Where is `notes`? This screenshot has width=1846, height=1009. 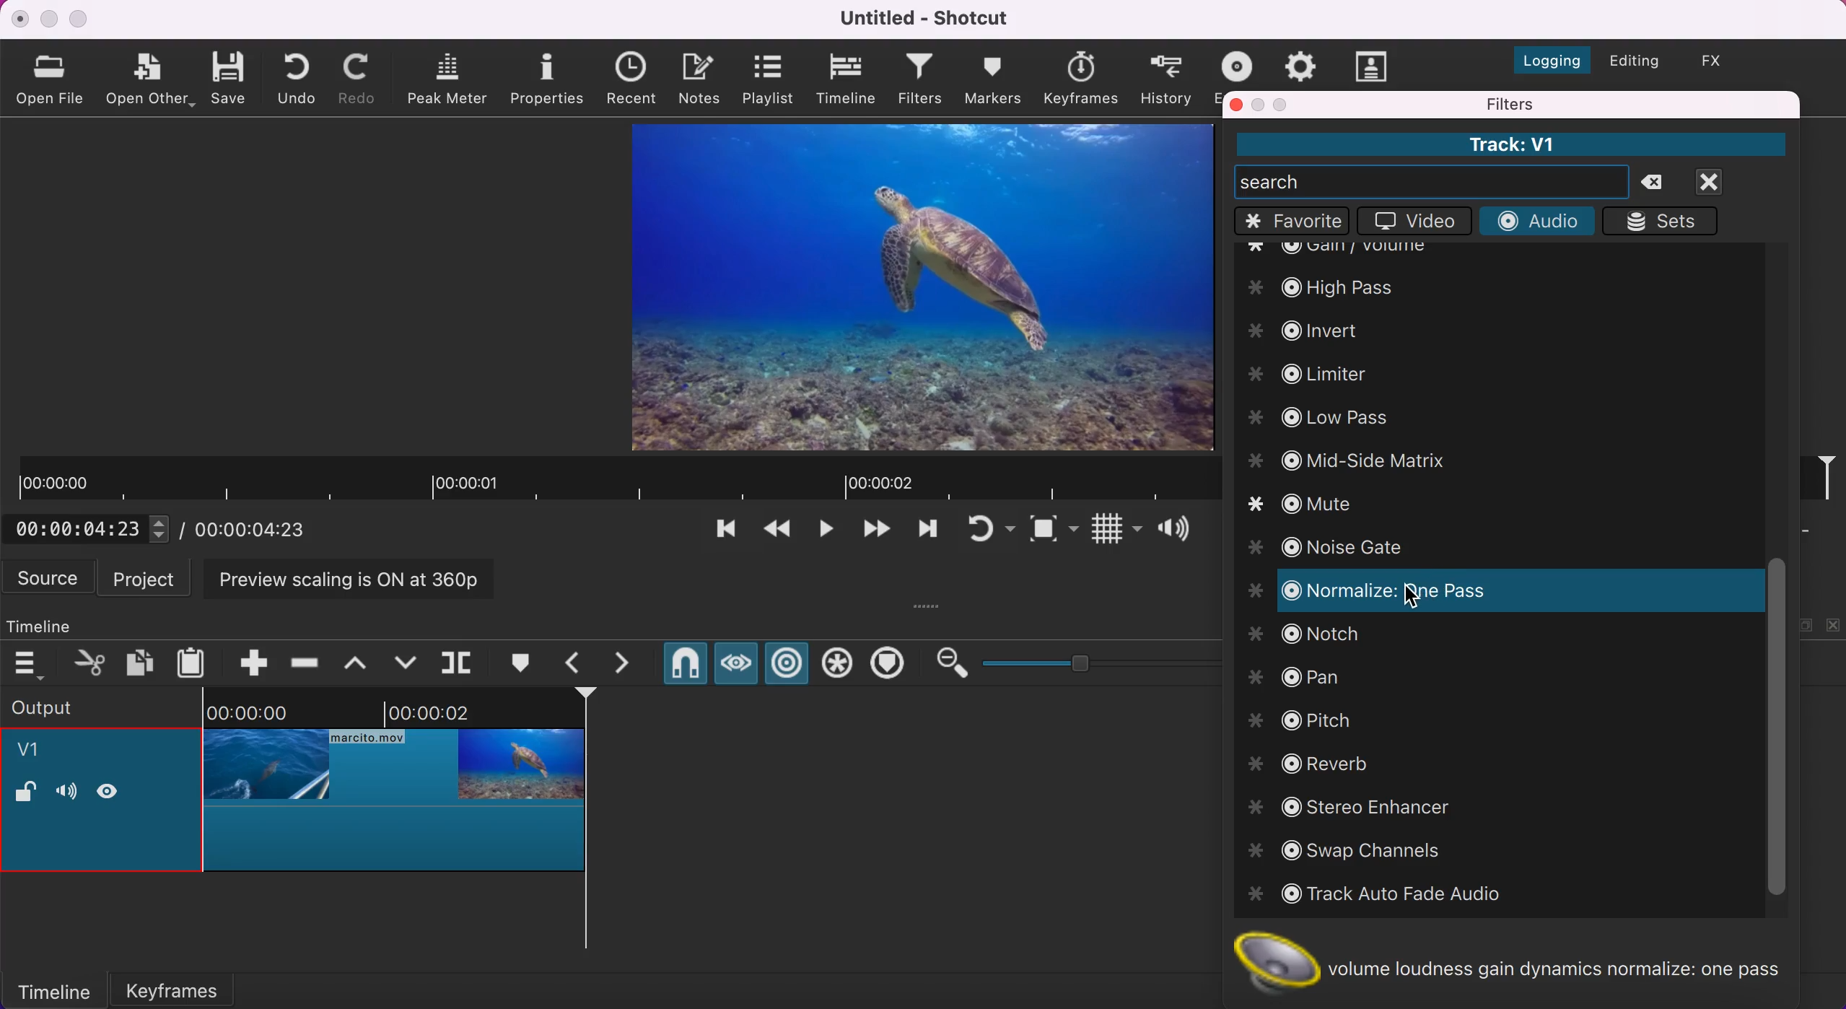
notes is located at coordinates (703, 77).